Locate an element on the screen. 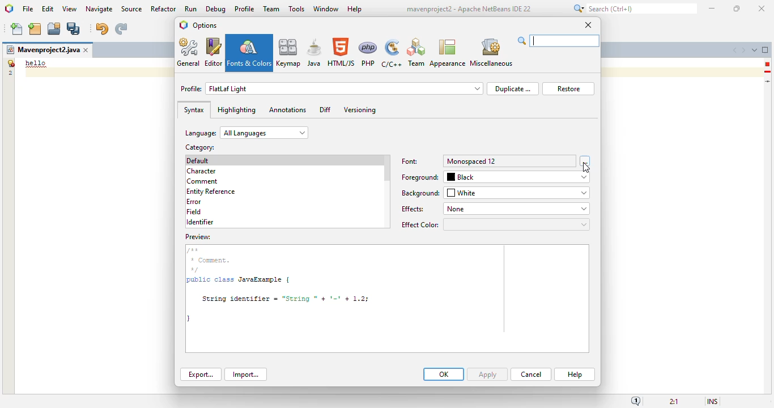 This screenshot has width=774, height=408. redo is located at coordinates (121, 29).